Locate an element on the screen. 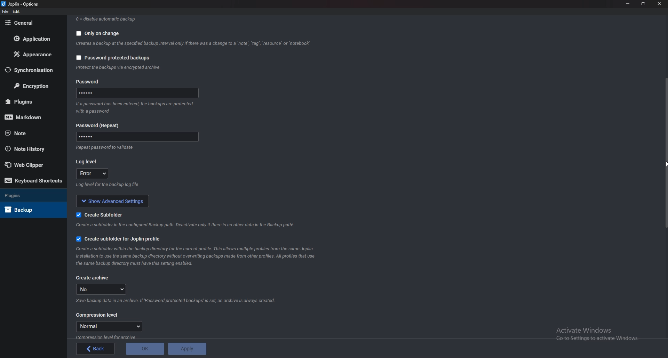 The width and height of the screenshot is (668, 358). info is located at coordinates (193, 255).